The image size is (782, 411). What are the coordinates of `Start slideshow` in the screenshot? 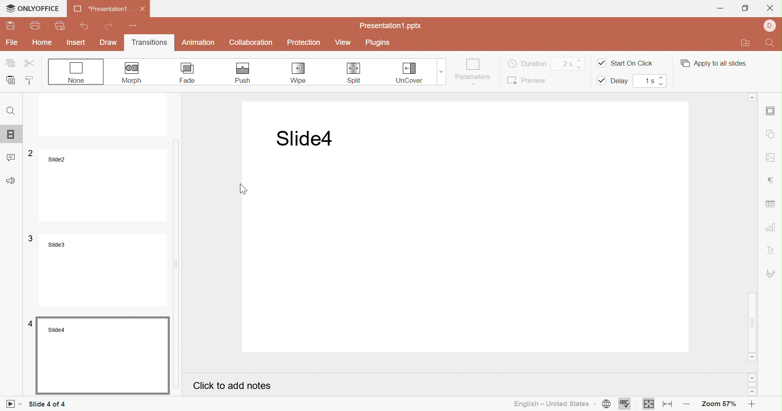 It's located at (15, 404).